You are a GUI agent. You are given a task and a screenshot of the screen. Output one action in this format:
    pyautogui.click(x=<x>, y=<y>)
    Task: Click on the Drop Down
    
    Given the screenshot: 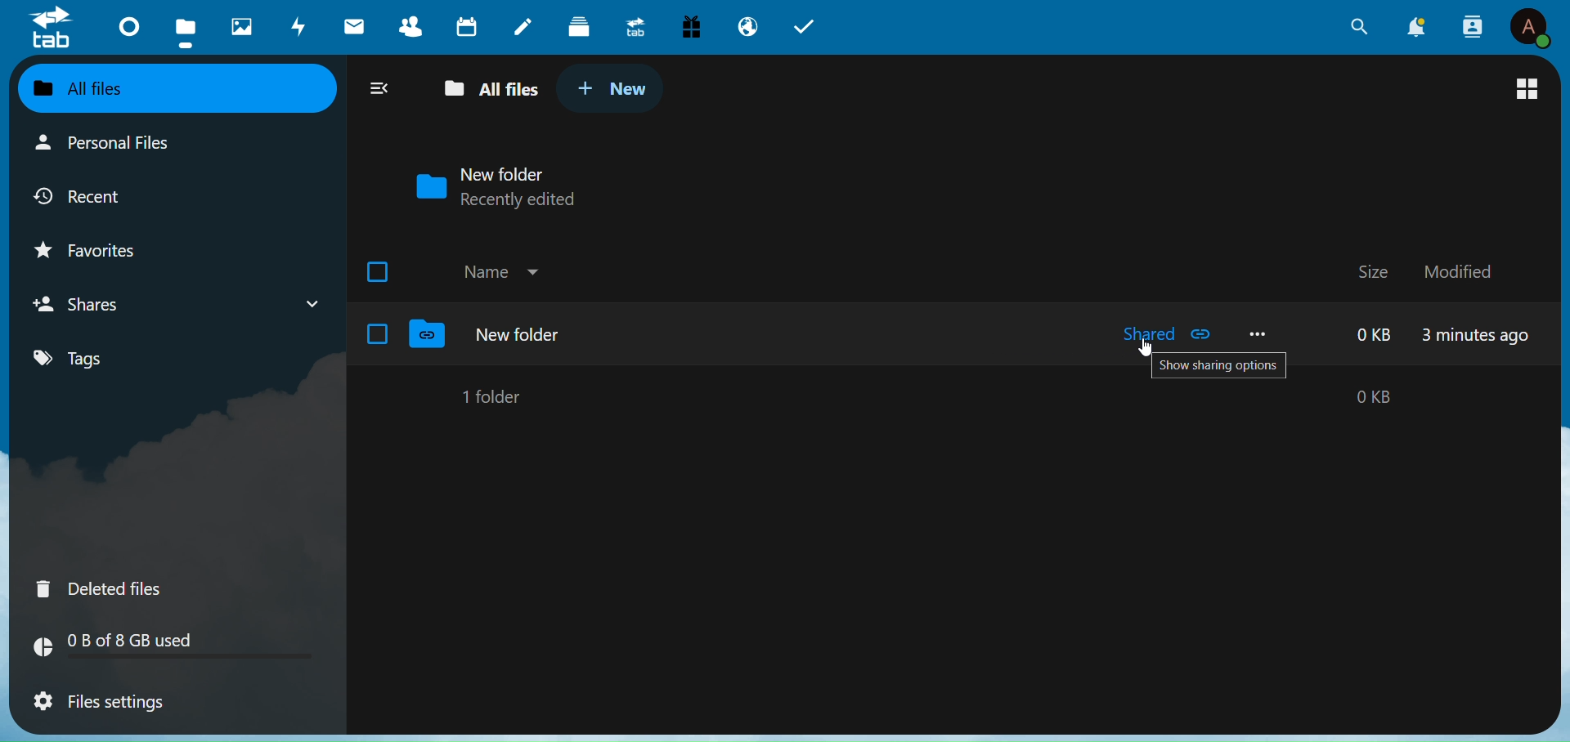 What is the action you would take?
    pyautogui.click(x=535, y=269)
    